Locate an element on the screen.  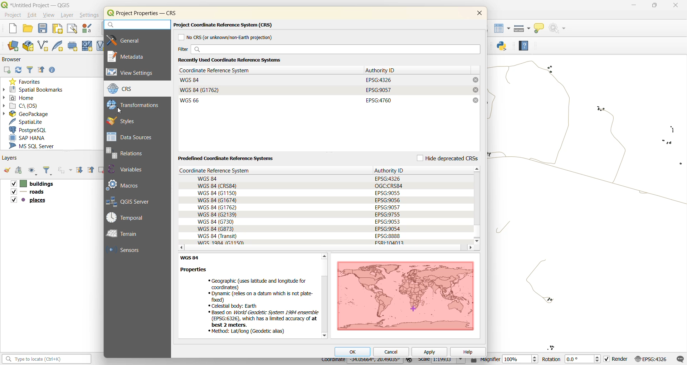
close is located at coordinates (478, 14).